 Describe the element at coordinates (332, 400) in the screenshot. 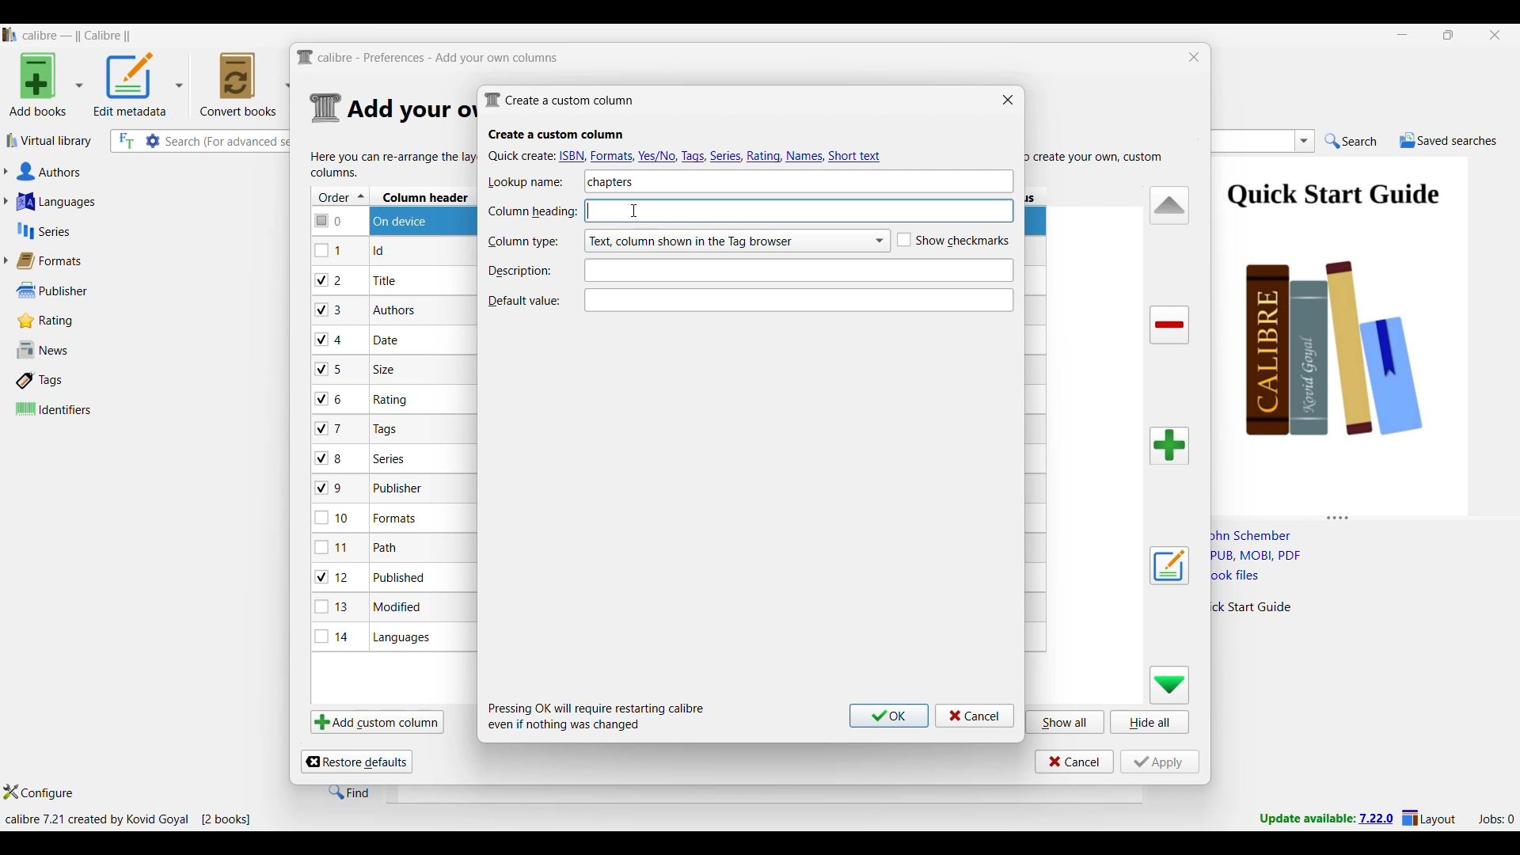

I see `checkbox - 6` at that location.